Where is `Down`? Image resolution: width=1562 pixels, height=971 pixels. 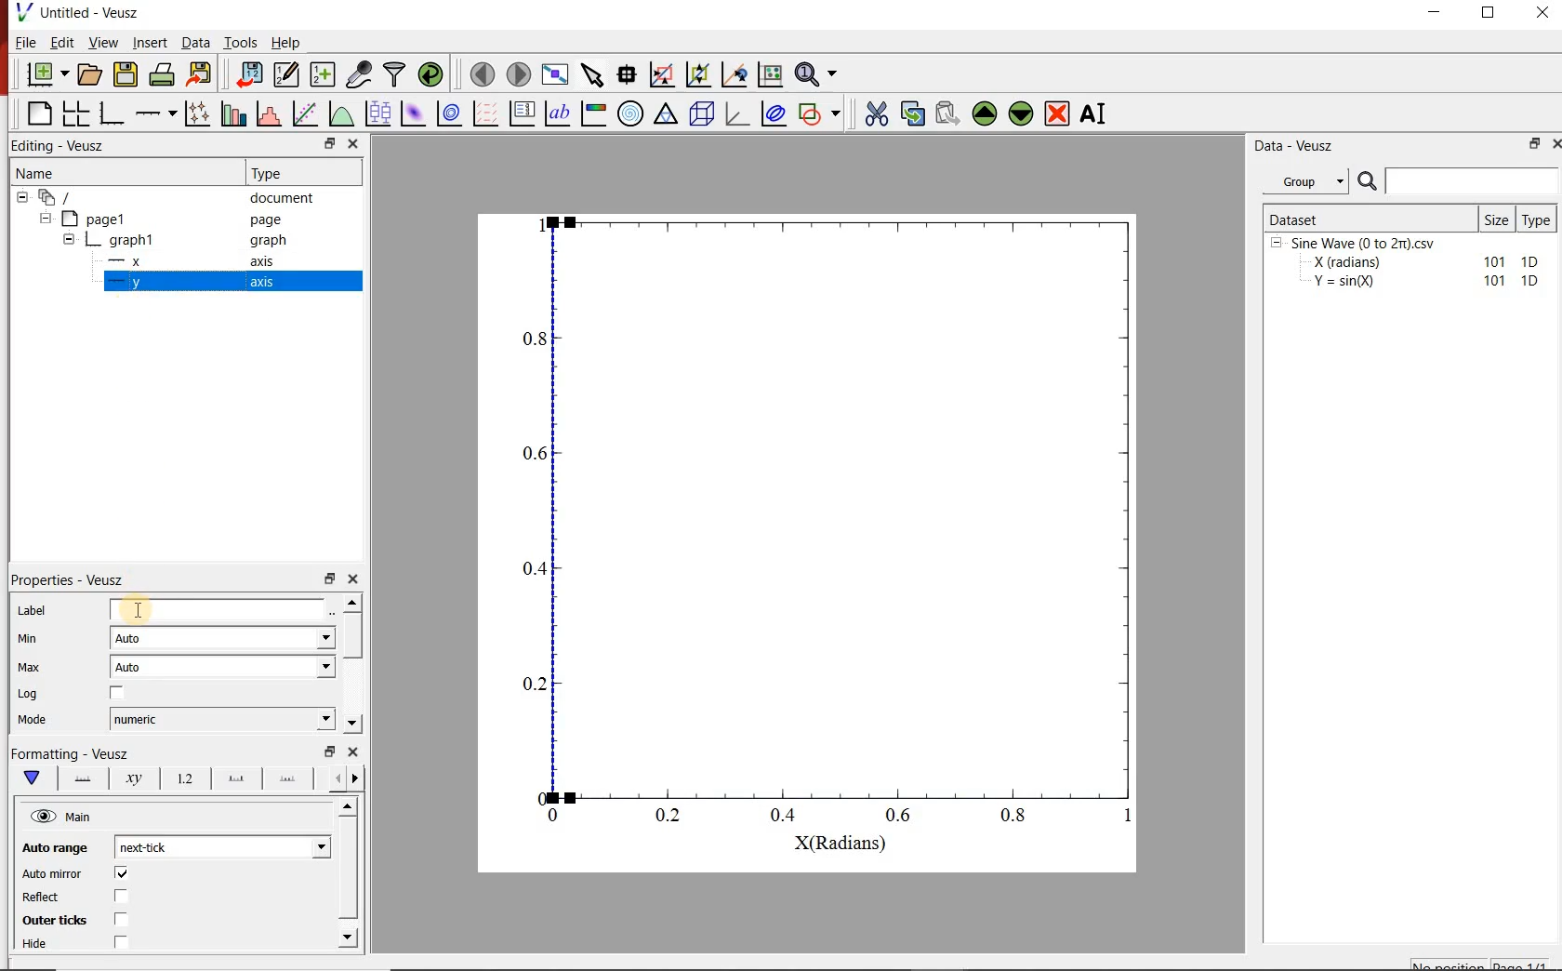
Down is located at coordinates (352, 724).